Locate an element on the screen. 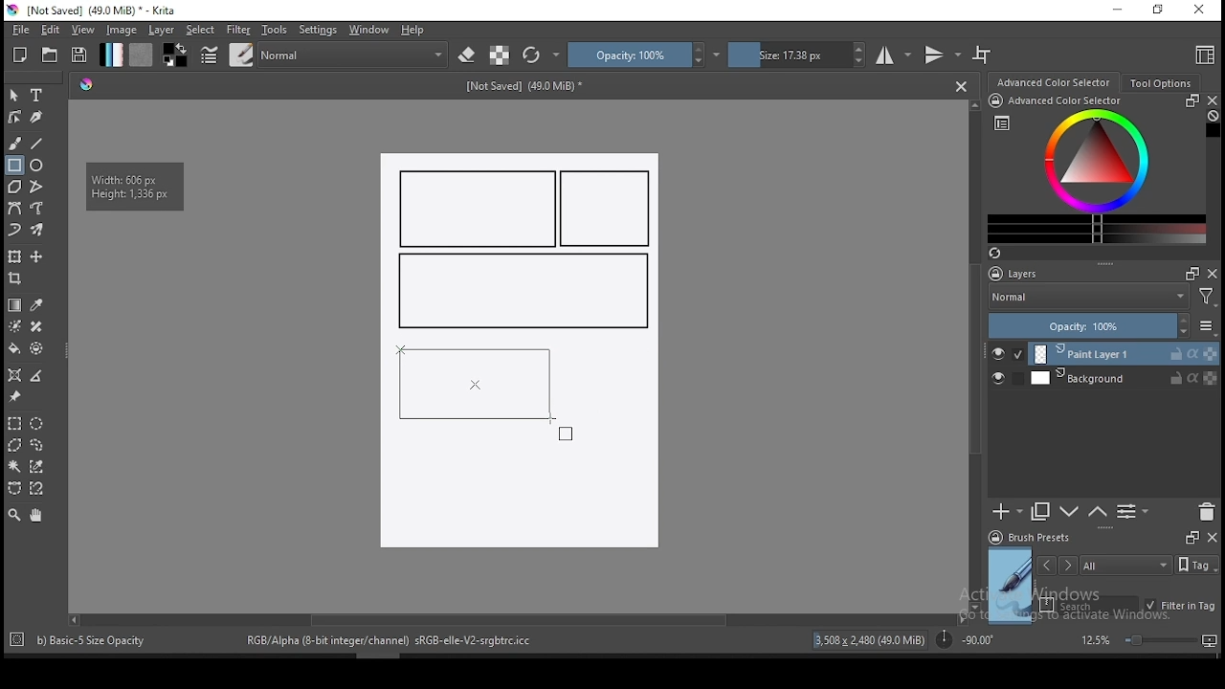 Image resolution: width=1225 pixels, height=689 pixels. calligraphy is located at coordinates (37, 116).